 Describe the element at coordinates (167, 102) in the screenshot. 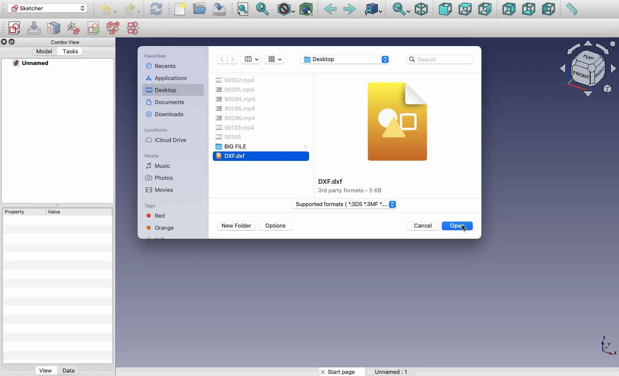

I see `Documents` at that location.